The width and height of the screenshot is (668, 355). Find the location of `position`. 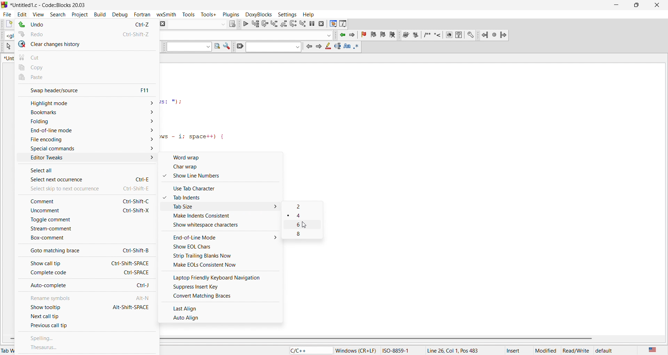

position is located at coordinates (459, 350).